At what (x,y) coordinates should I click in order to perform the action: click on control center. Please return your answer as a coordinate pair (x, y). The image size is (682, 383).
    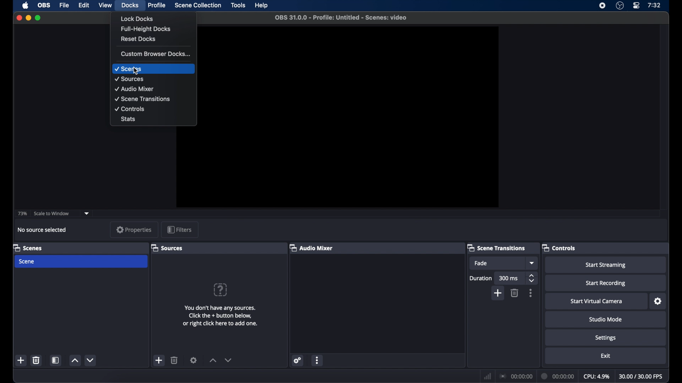
    Looking at the image, I should click on (637, 6).